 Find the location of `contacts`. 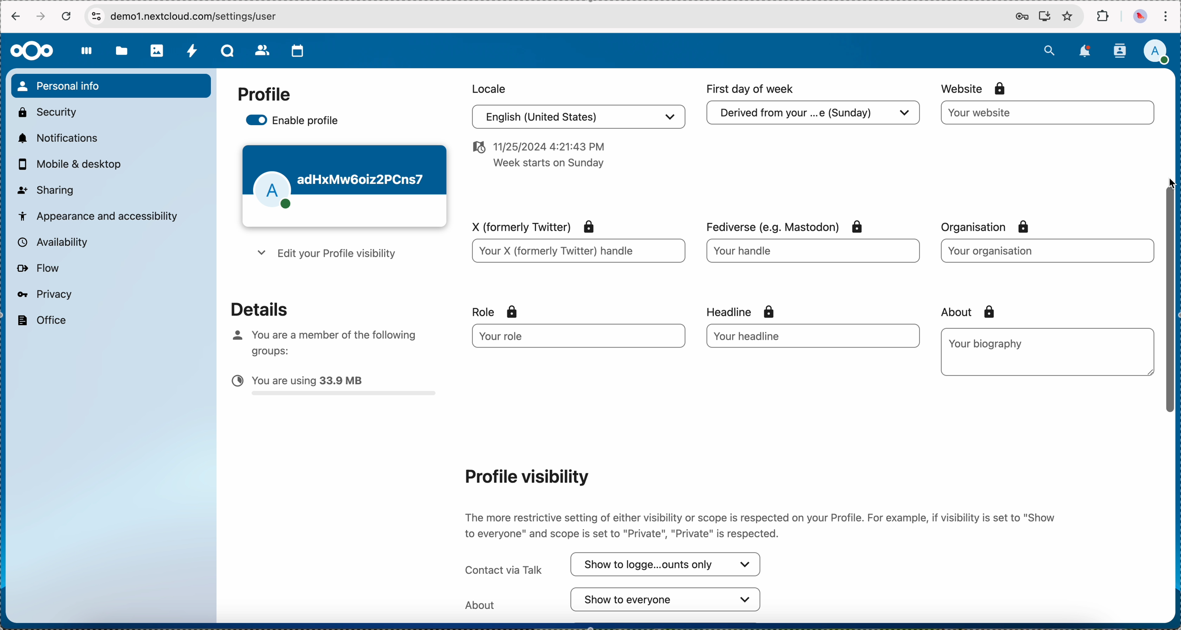

contacts is located at coordinates (1119, 51).